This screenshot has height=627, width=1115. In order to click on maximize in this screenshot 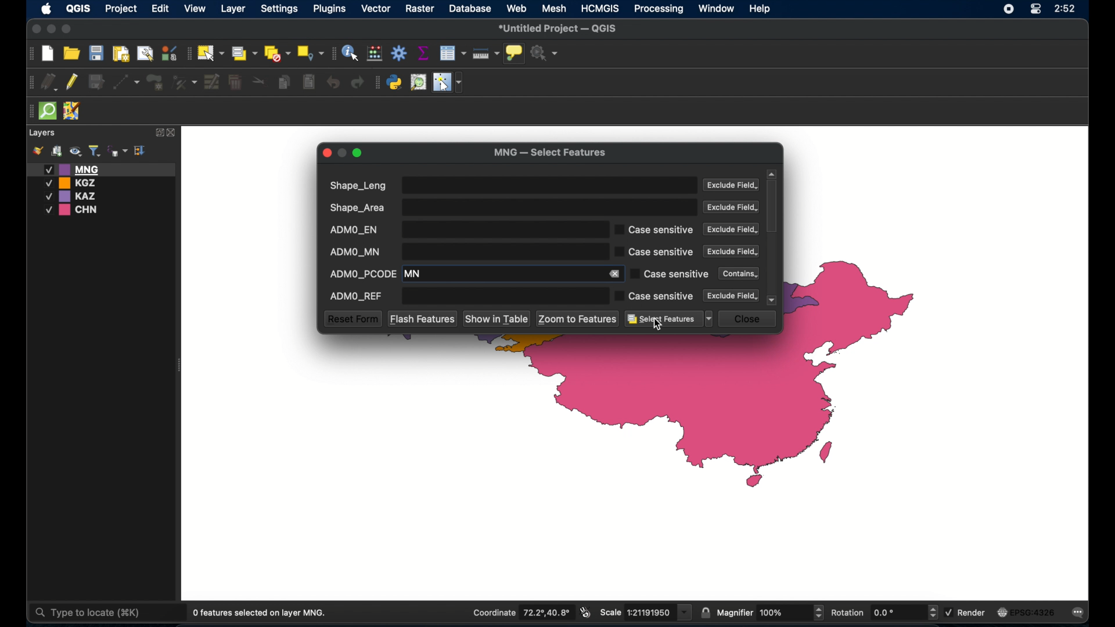, I will do `click(359, 154)`.